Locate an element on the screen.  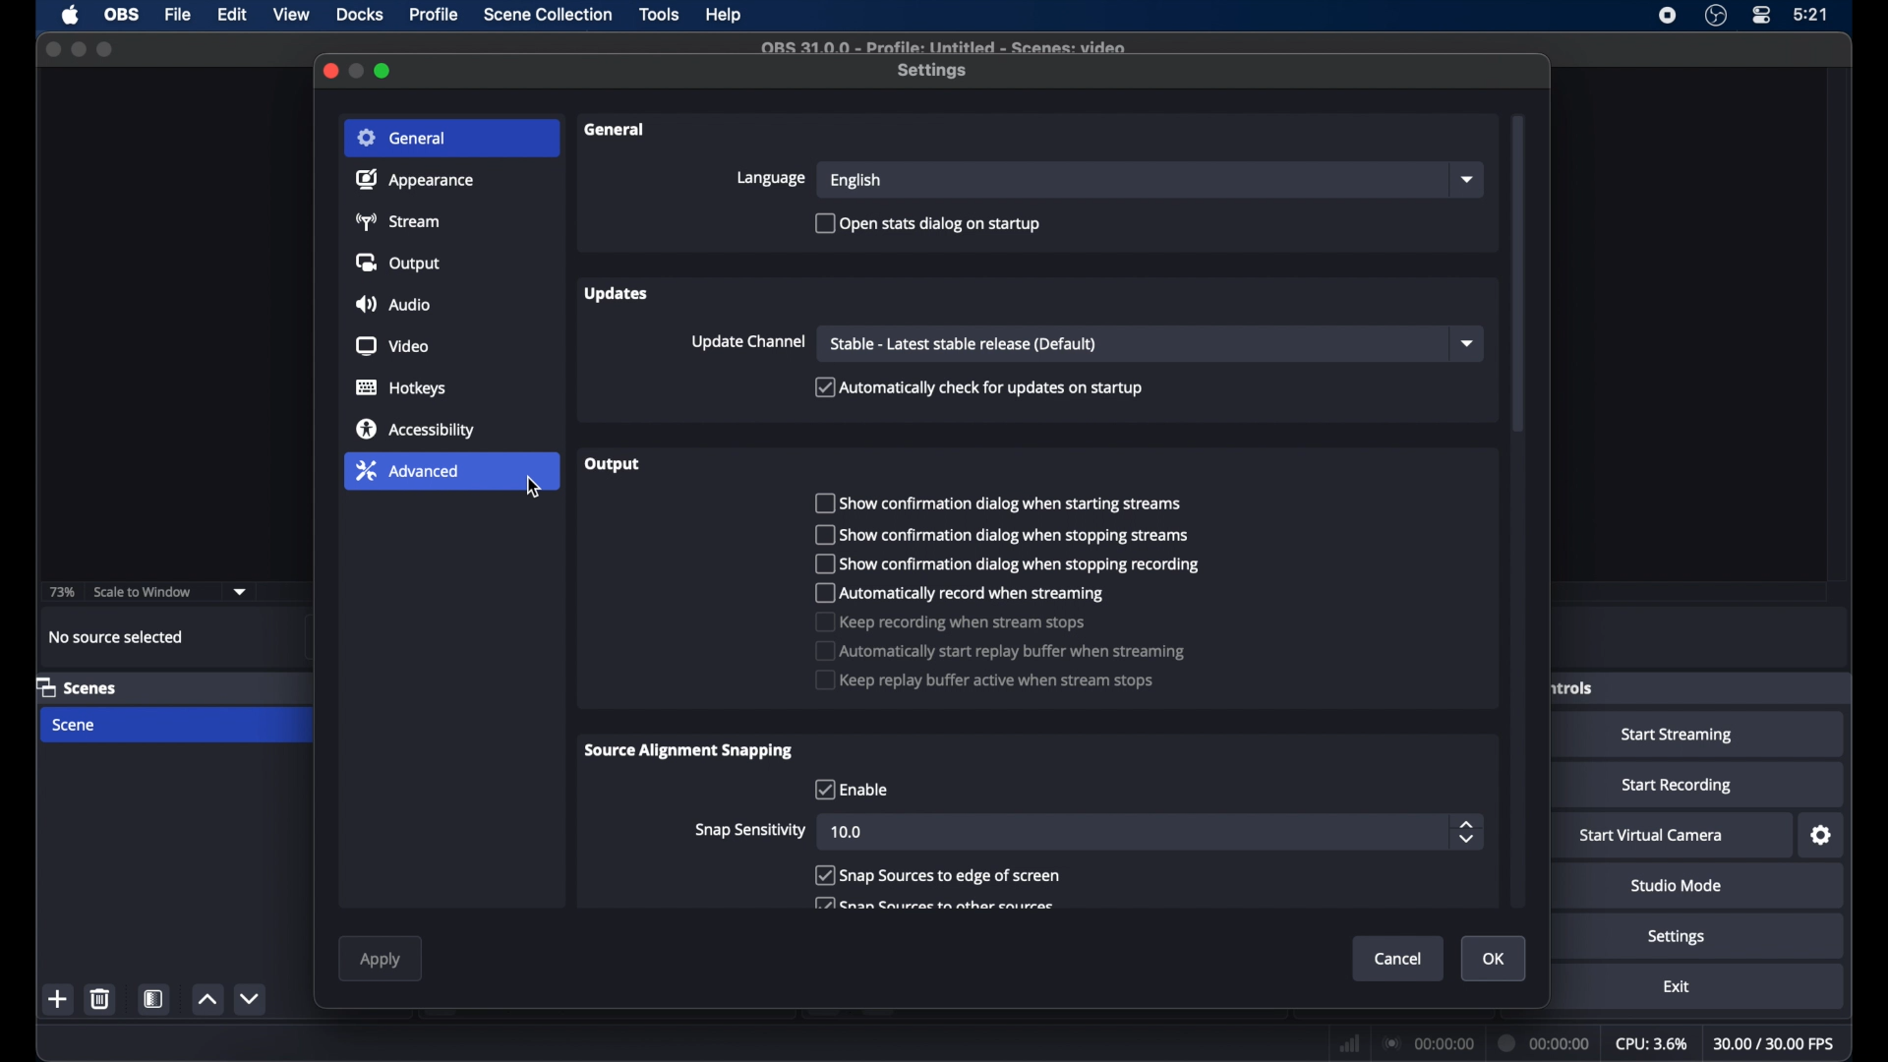
maximize is located at coordinates (105, 48).